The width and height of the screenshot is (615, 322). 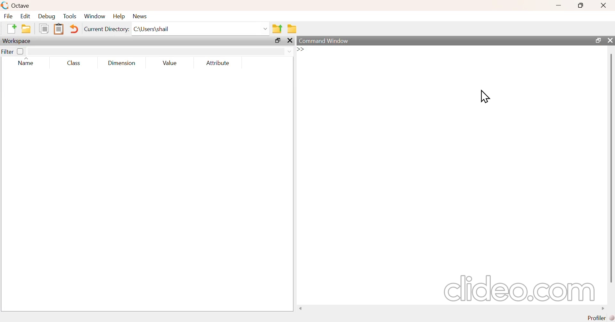 What do you see at coordinates (9, 28) in the screenshot?
I see `new script` at bounding box center [9, 28].